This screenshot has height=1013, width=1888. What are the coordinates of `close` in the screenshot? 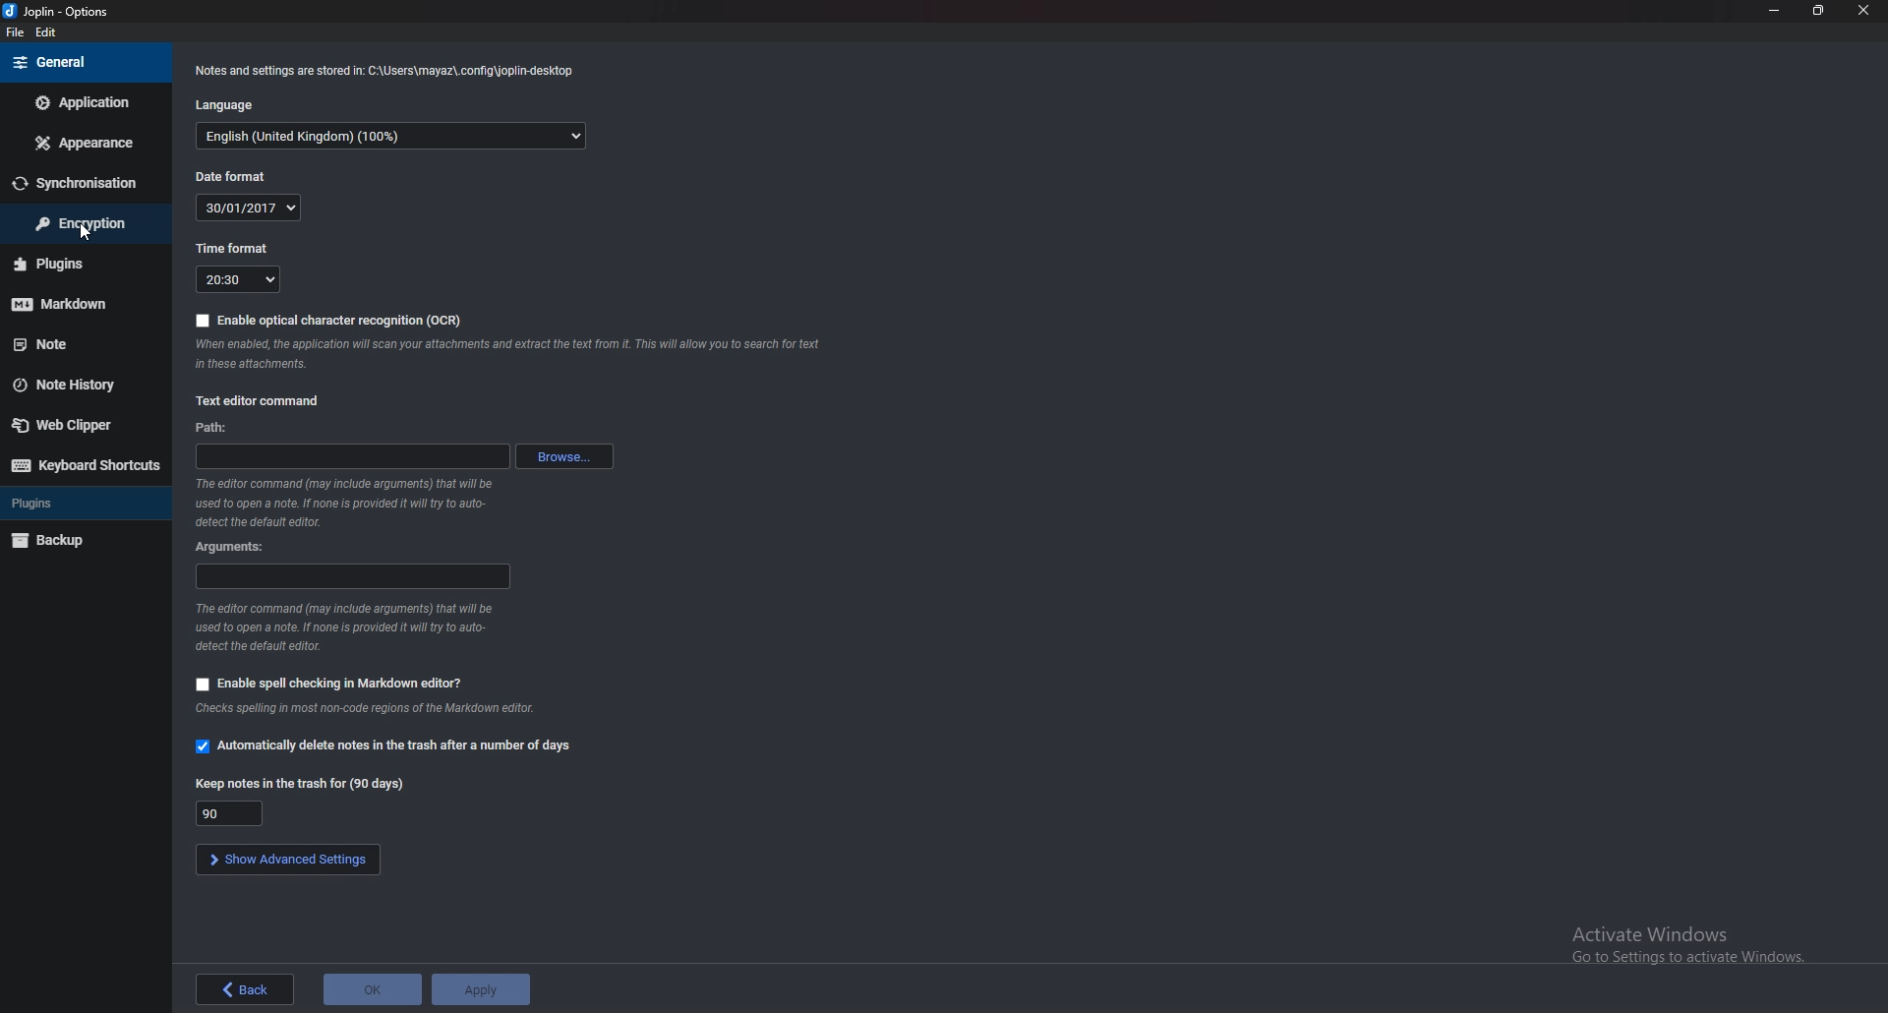 It's located at (1865, 11).